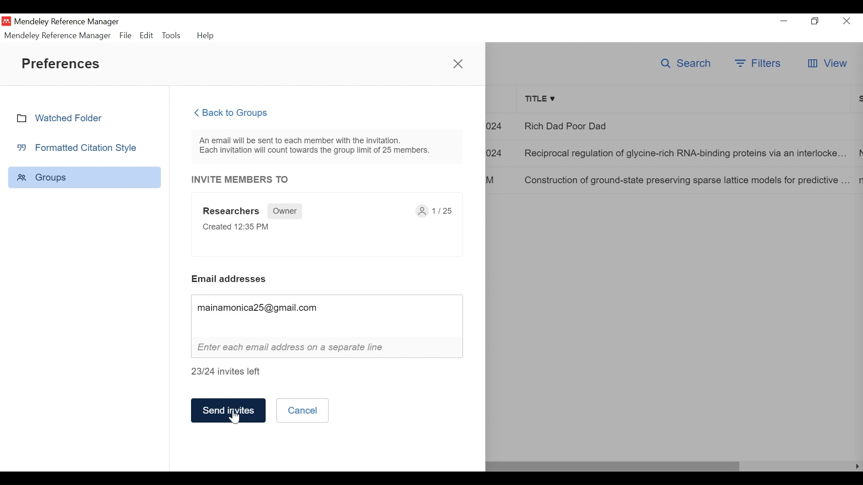  Describe the element at coordinates (64, 118) in the screenshot. I see `Watched Folder` at that location.